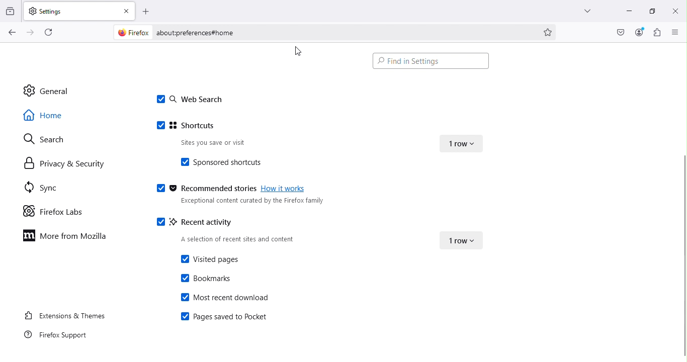 The width and height of the screenshot is (687, 362). Describe the element at coordinates (191, 126) in the screenshot. I see `Shortcuts` at that location.